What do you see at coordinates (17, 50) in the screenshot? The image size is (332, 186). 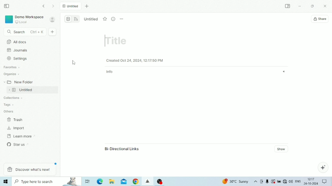 I see `Journals` at bounding box center [17, 50].